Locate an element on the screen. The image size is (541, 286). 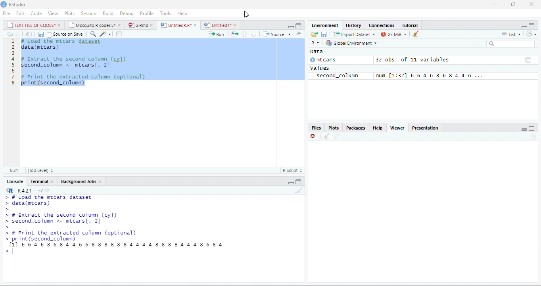
search is located at coordinates (511, 43).